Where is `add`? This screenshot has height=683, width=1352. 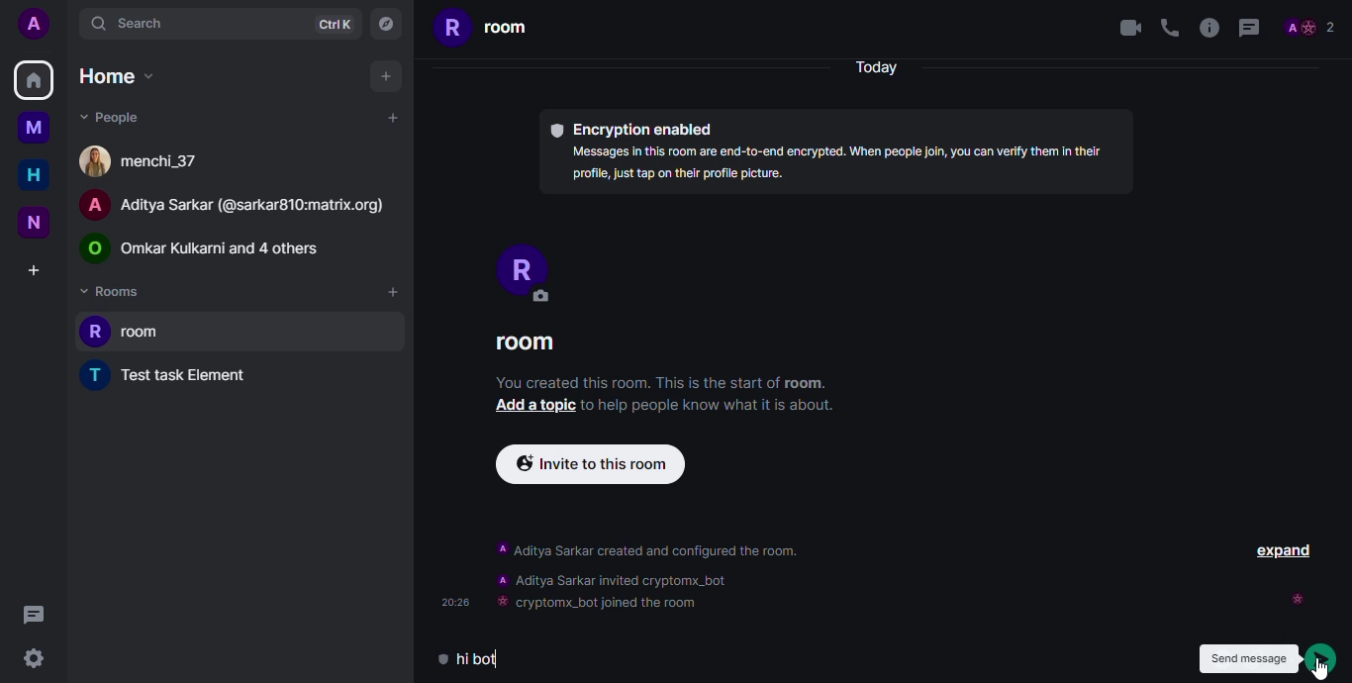
add is located at coordinates (386, 77).